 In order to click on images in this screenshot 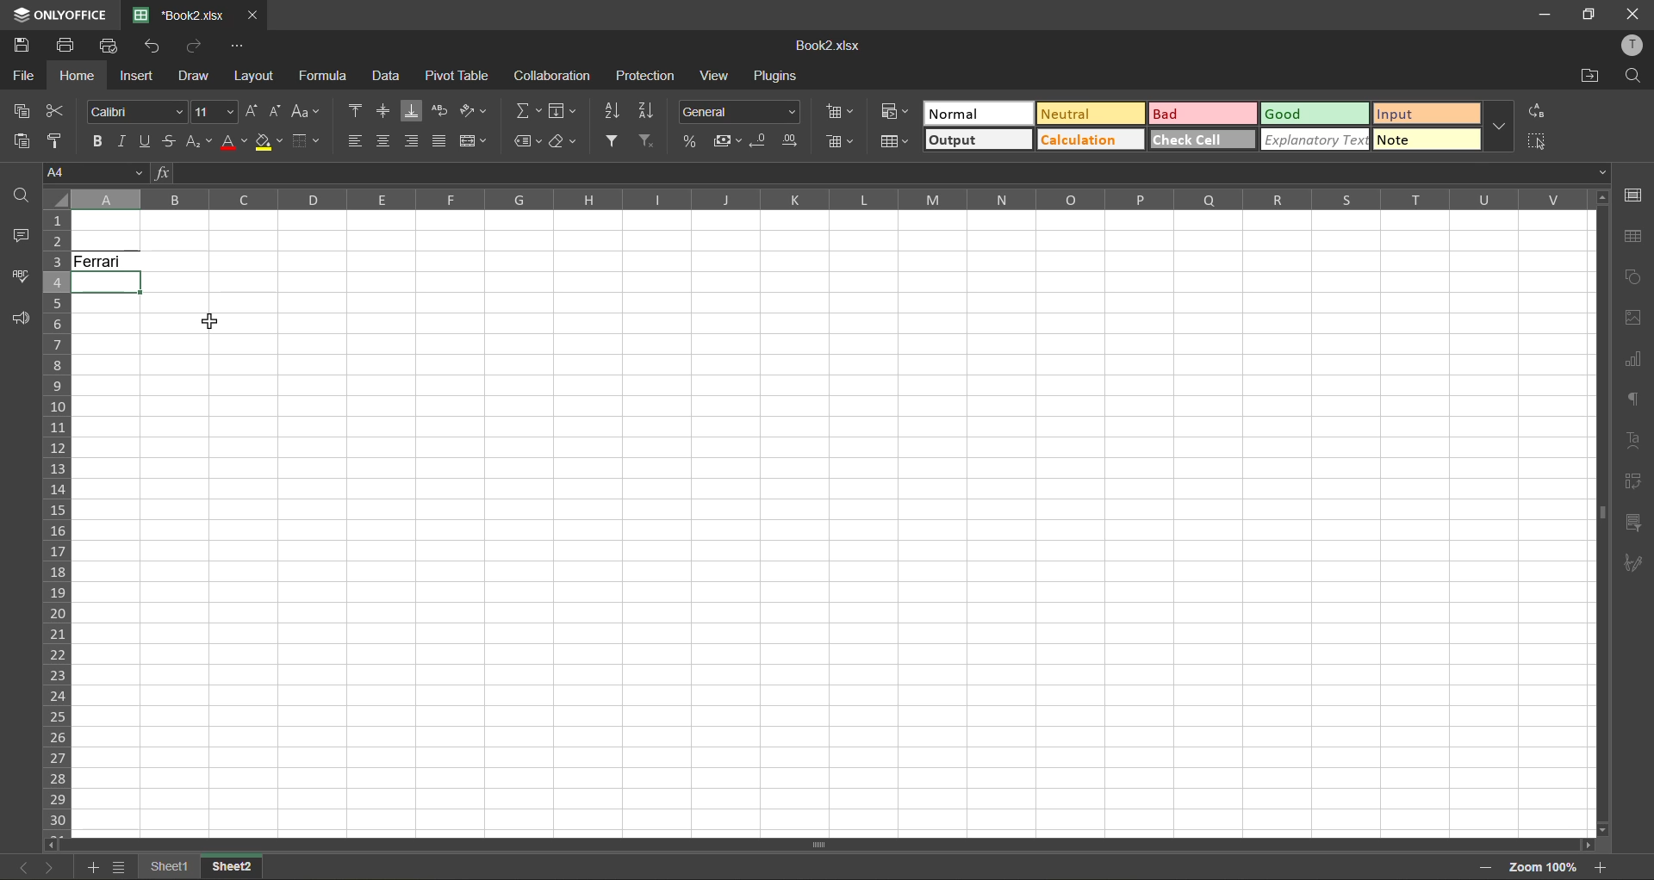, I will do `click(1634, 318)`.